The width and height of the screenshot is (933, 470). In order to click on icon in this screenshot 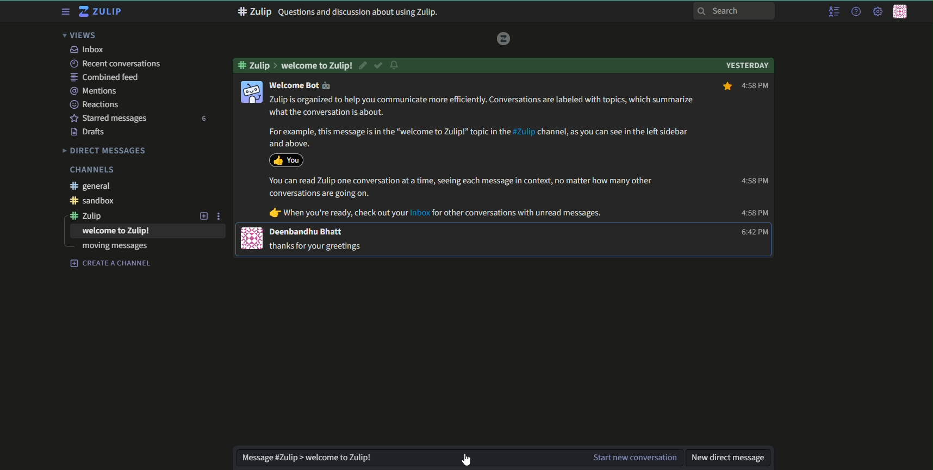, I will do `click(252, 238)`.